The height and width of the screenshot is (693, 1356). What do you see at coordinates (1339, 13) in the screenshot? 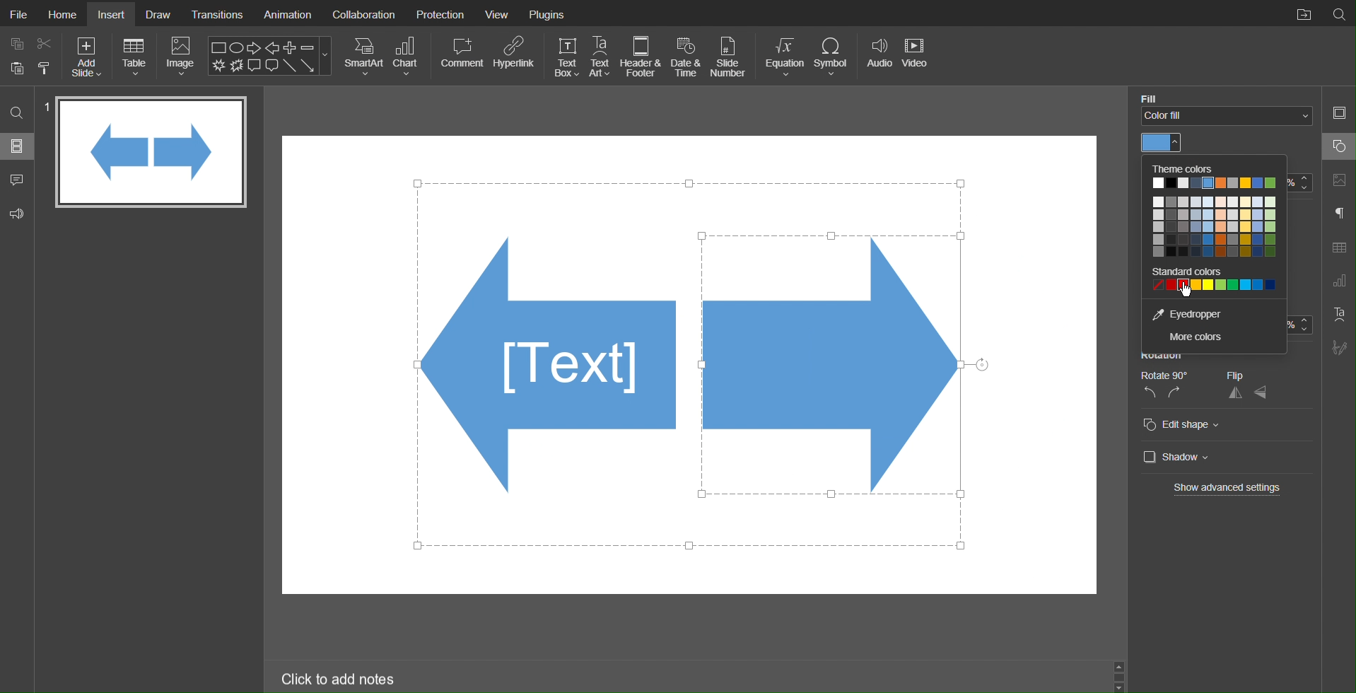
I see `Search` at bounding box center [1339, 13].